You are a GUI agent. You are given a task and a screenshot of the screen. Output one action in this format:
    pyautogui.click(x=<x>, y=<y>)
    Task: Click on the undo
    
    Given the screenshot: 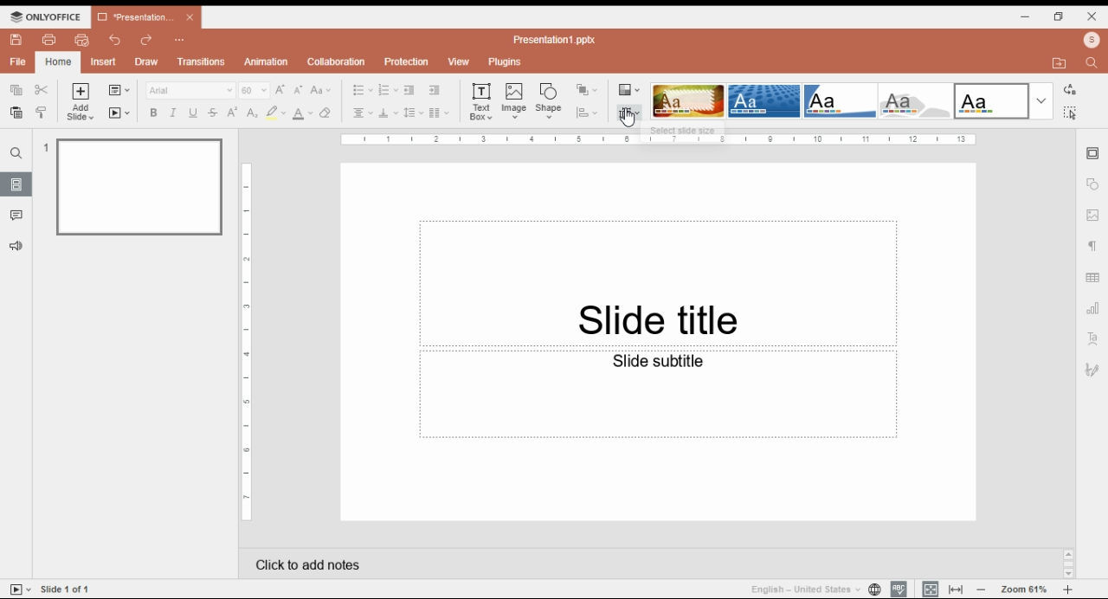 What is the action you would take?
    pyautogui.click(x=116, y=40)
    